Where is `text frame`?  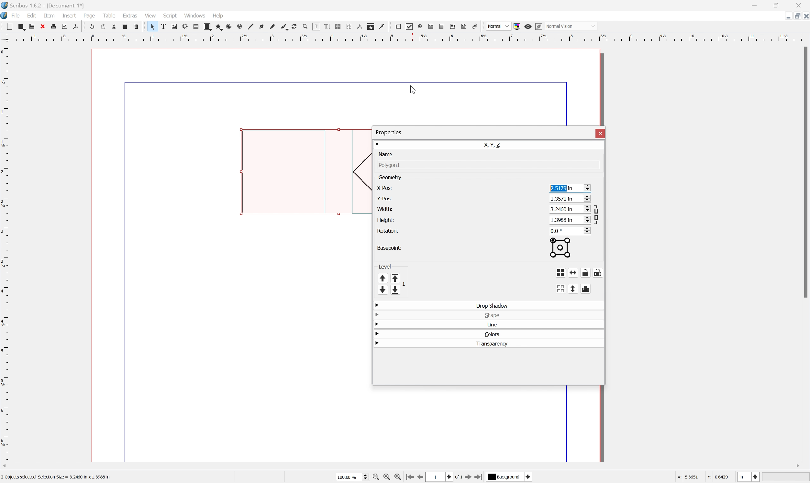 text frame is located at coordinates (162, 27).